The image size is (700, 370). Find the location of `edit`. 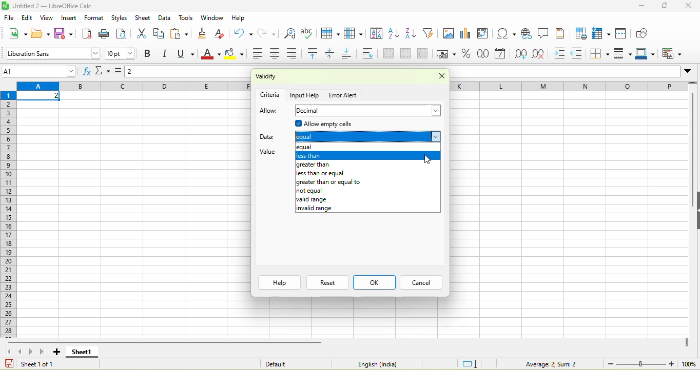

edit is located at coordinates (27, 17).